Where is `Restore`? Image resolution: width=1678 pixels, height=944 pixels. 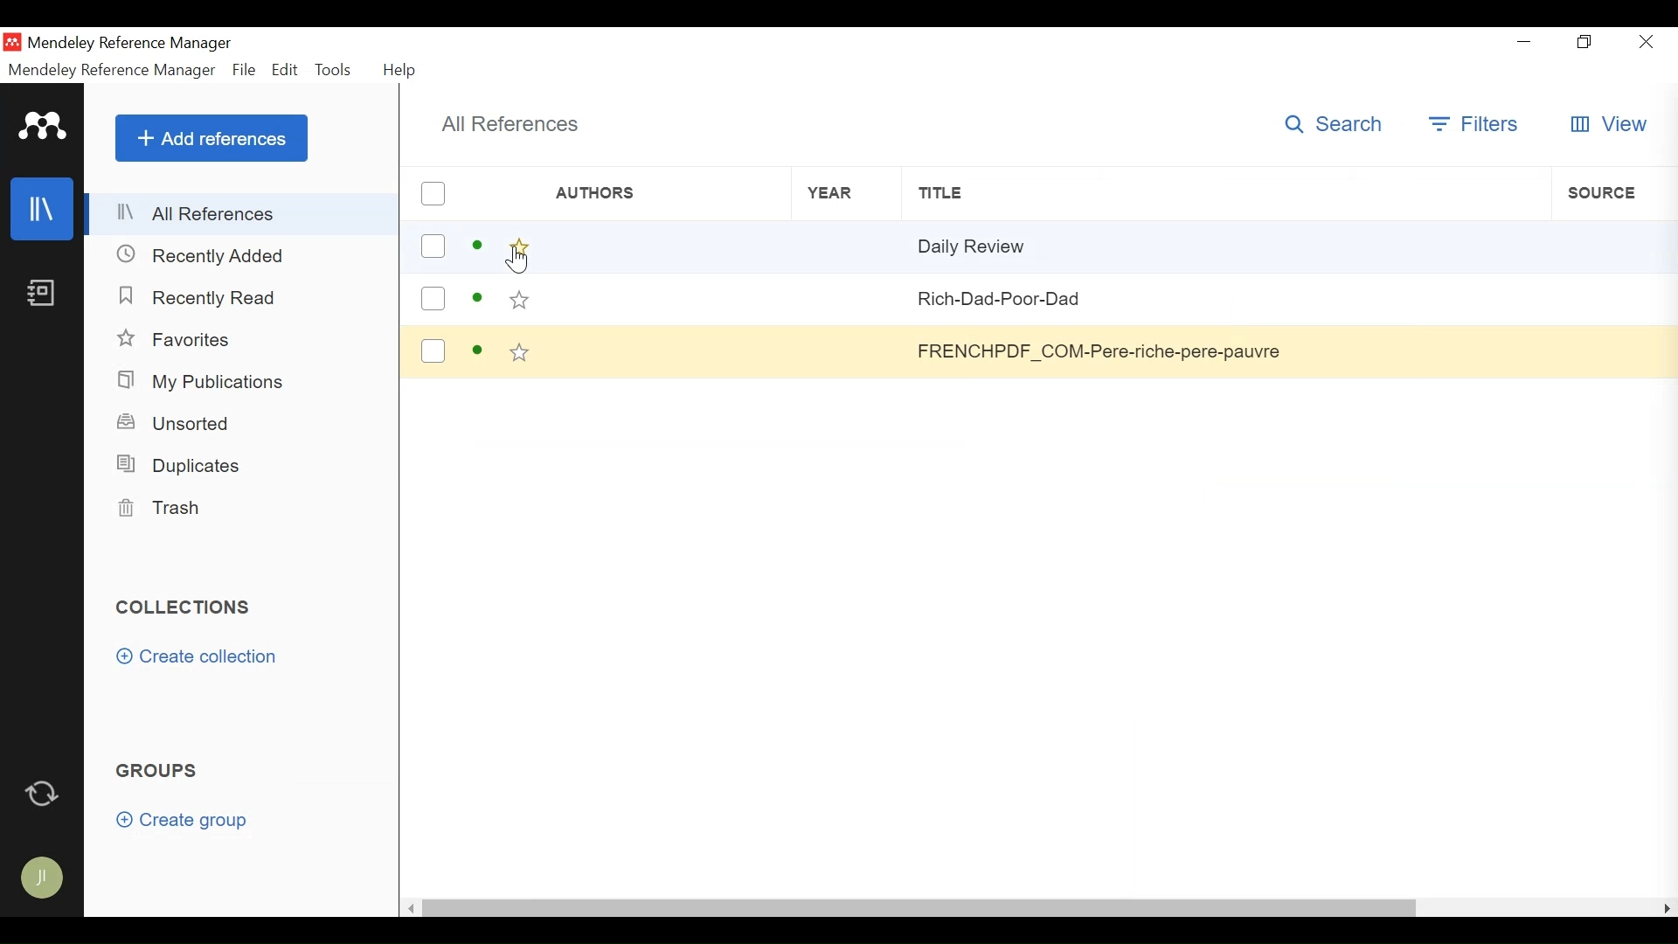
Restore is located at coordinates (1586, 42).